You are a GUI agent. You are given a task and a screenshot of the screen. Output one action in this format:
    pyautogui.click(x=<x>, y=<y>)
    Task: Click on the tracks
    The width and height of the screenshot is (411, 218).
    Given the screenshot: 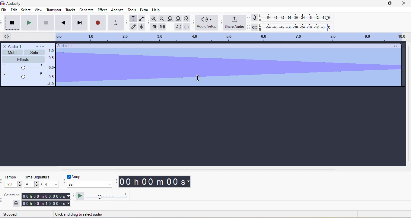 What is the action you would take?
    pyautogui.click(x=70, y=10)
    